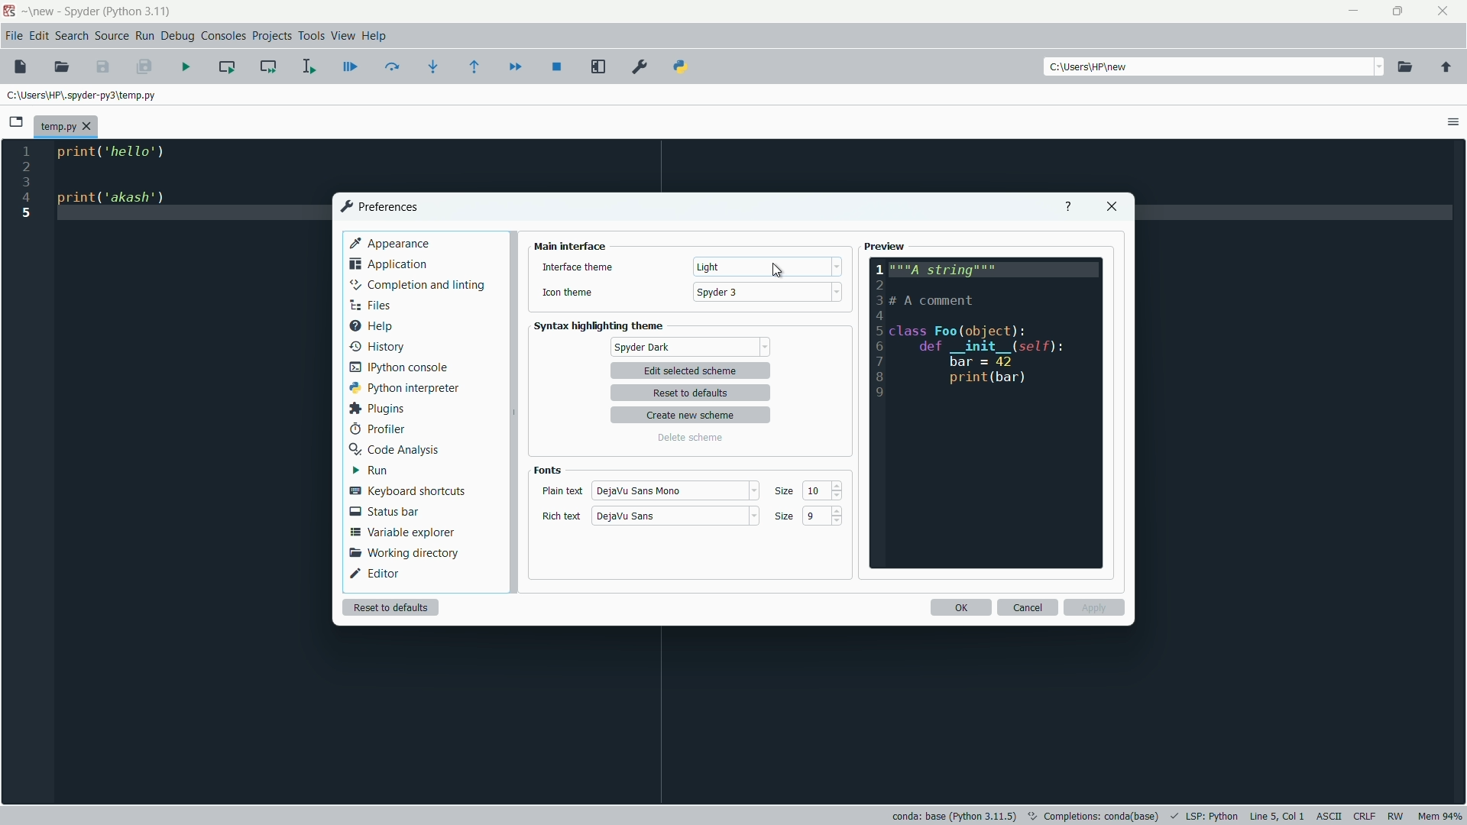 The height and width of the screenshot is (825, 1467). What do you see at coordinates (644, 490) in the screenshot?
I see `plain text style` at bounding box center [644, 490].